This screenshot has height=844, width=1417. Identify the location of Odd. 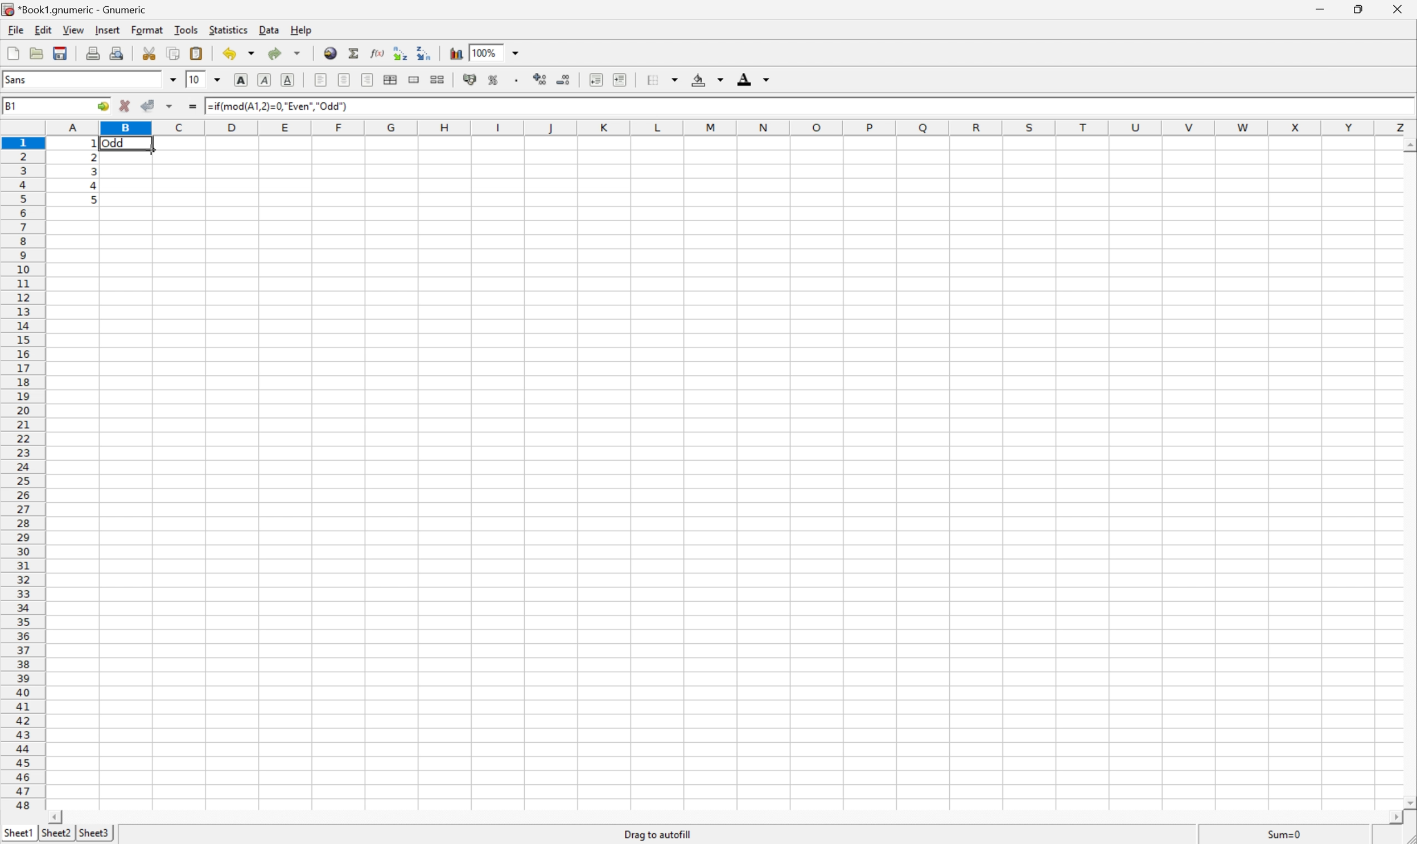
(118, 142).